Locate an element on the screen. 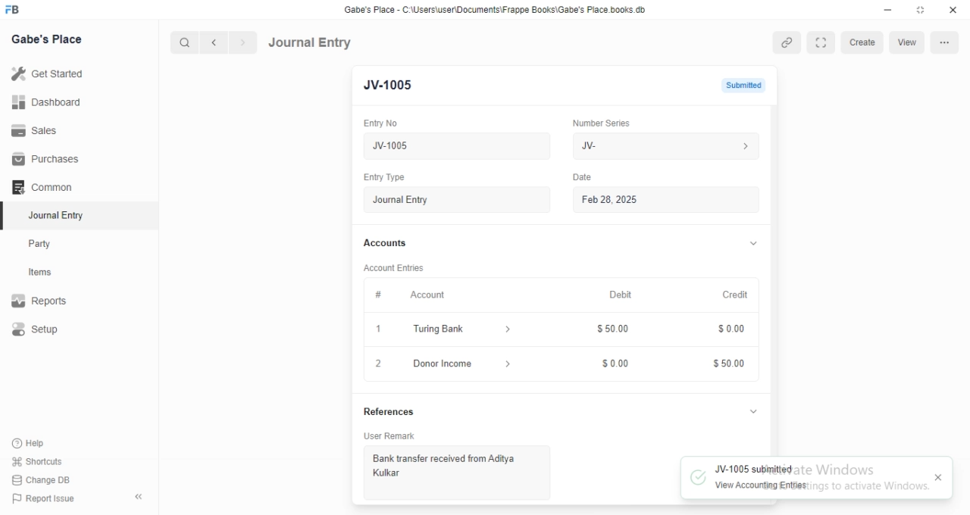 The image size is (970, 515). 7 View Accounting Entfies: 1 < 10 activate Wind. is located at coordinates (774, 487).